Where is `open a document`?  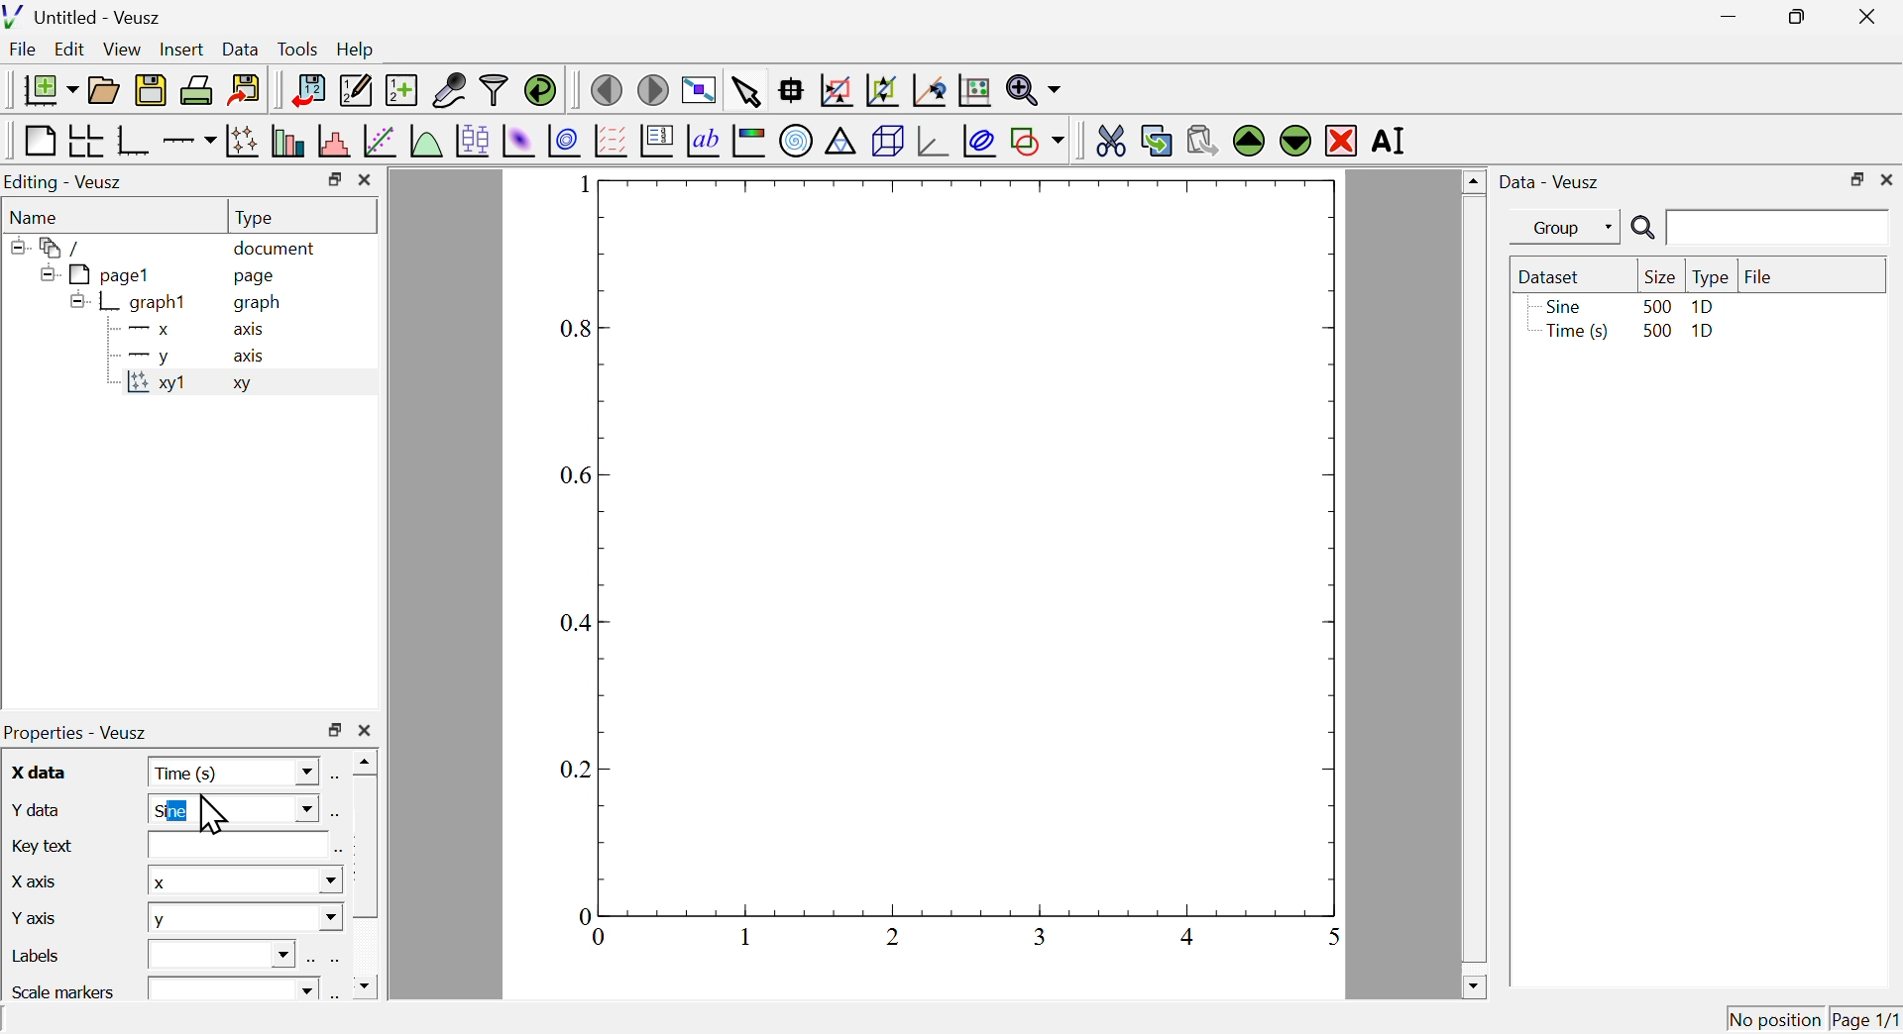
open a document is located at coordinates (106, 88).